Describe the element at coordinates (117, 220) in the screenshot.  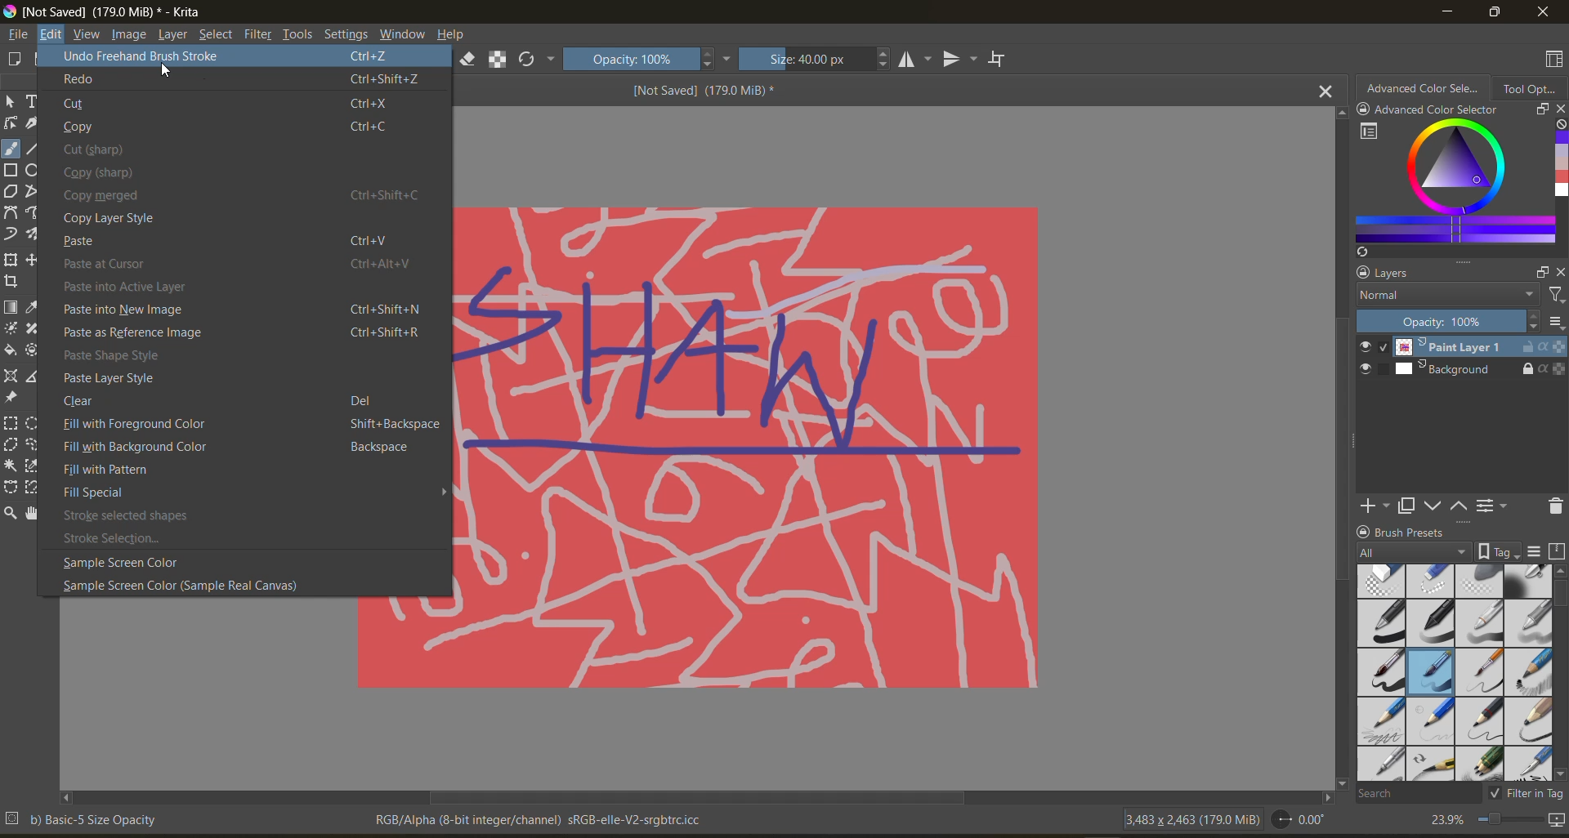
I see `copy layer style` at that location.